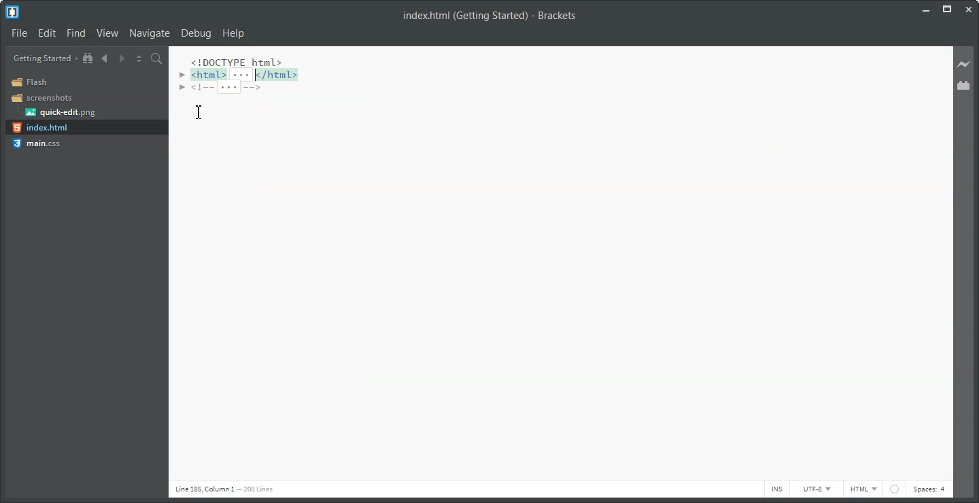 Image resolution: width=979 pixels, height=503 pixels. I want to click on web, so click(895, 491).